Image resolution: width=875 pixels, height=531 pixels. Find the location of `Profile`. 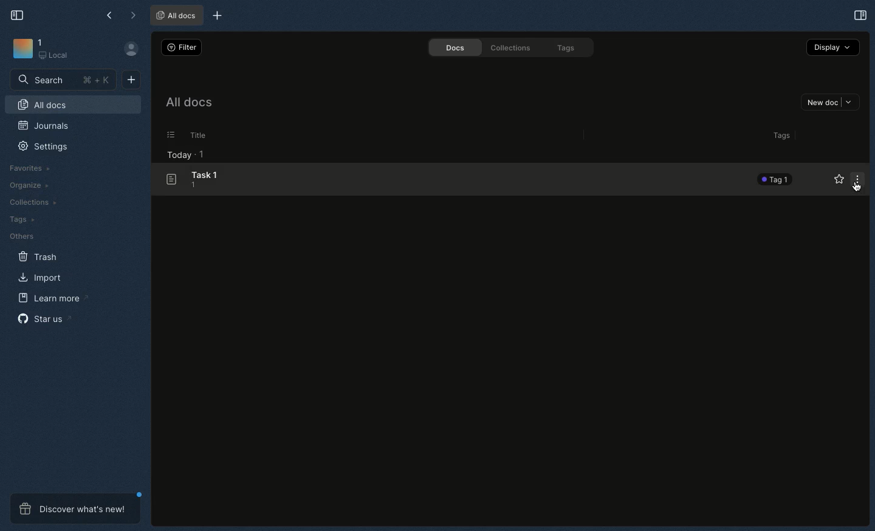

Profile is located at coordinates (127, 49).